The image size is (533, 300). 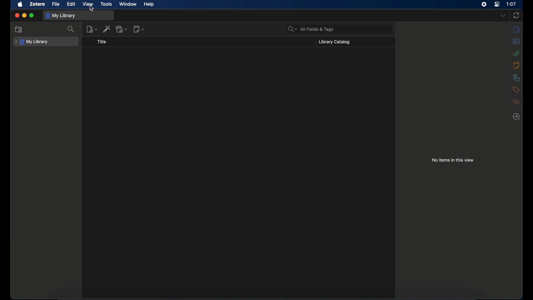 What do you see at coordinates (72, 4) in the screenshot?
I see `edit` at bounding box center [72, 4].